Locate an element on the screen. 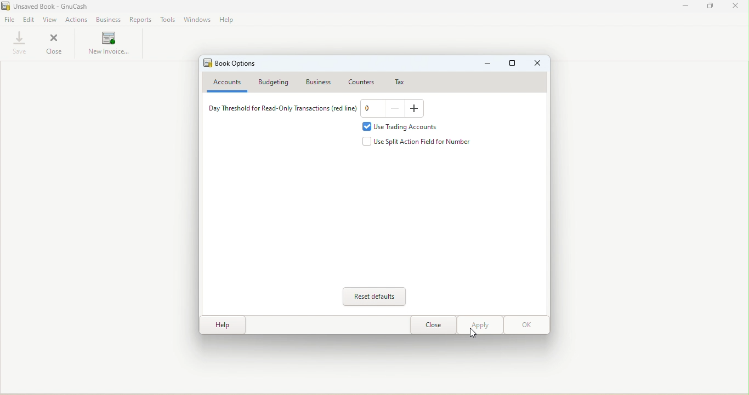  View is located at coordinates (51, 20).